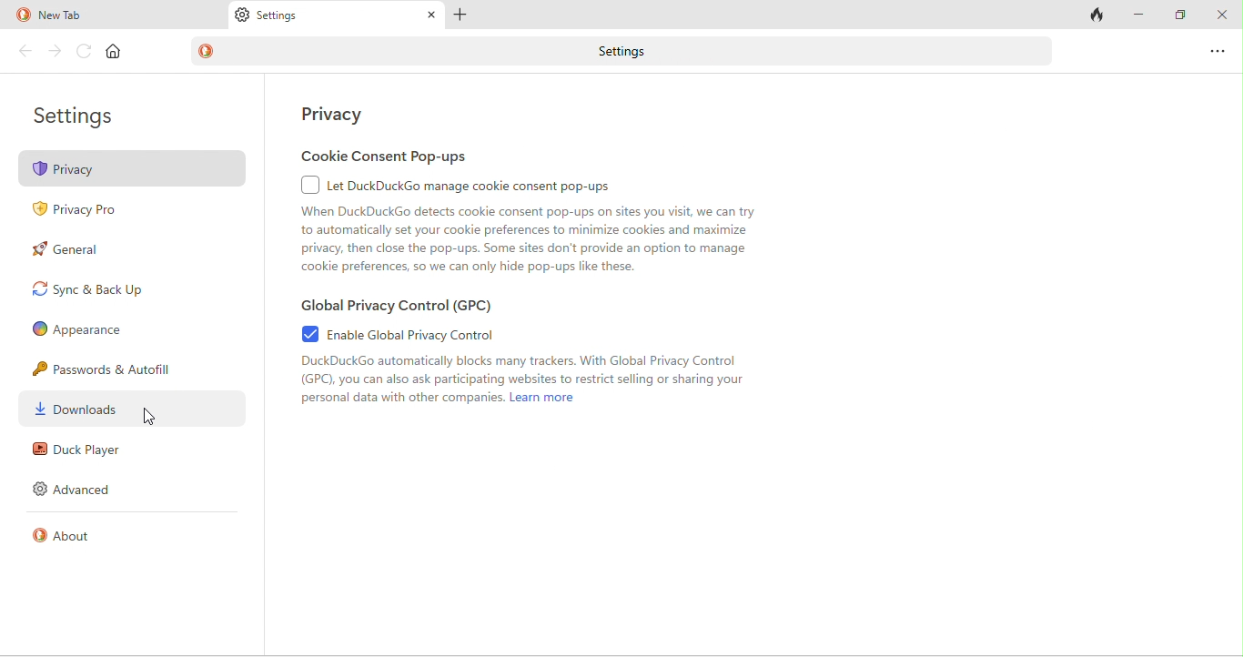 This screenshot has height=657, width=1243. Describe the element at coordinates (133, 168) in the screenshot. I see `privacy` at that location.